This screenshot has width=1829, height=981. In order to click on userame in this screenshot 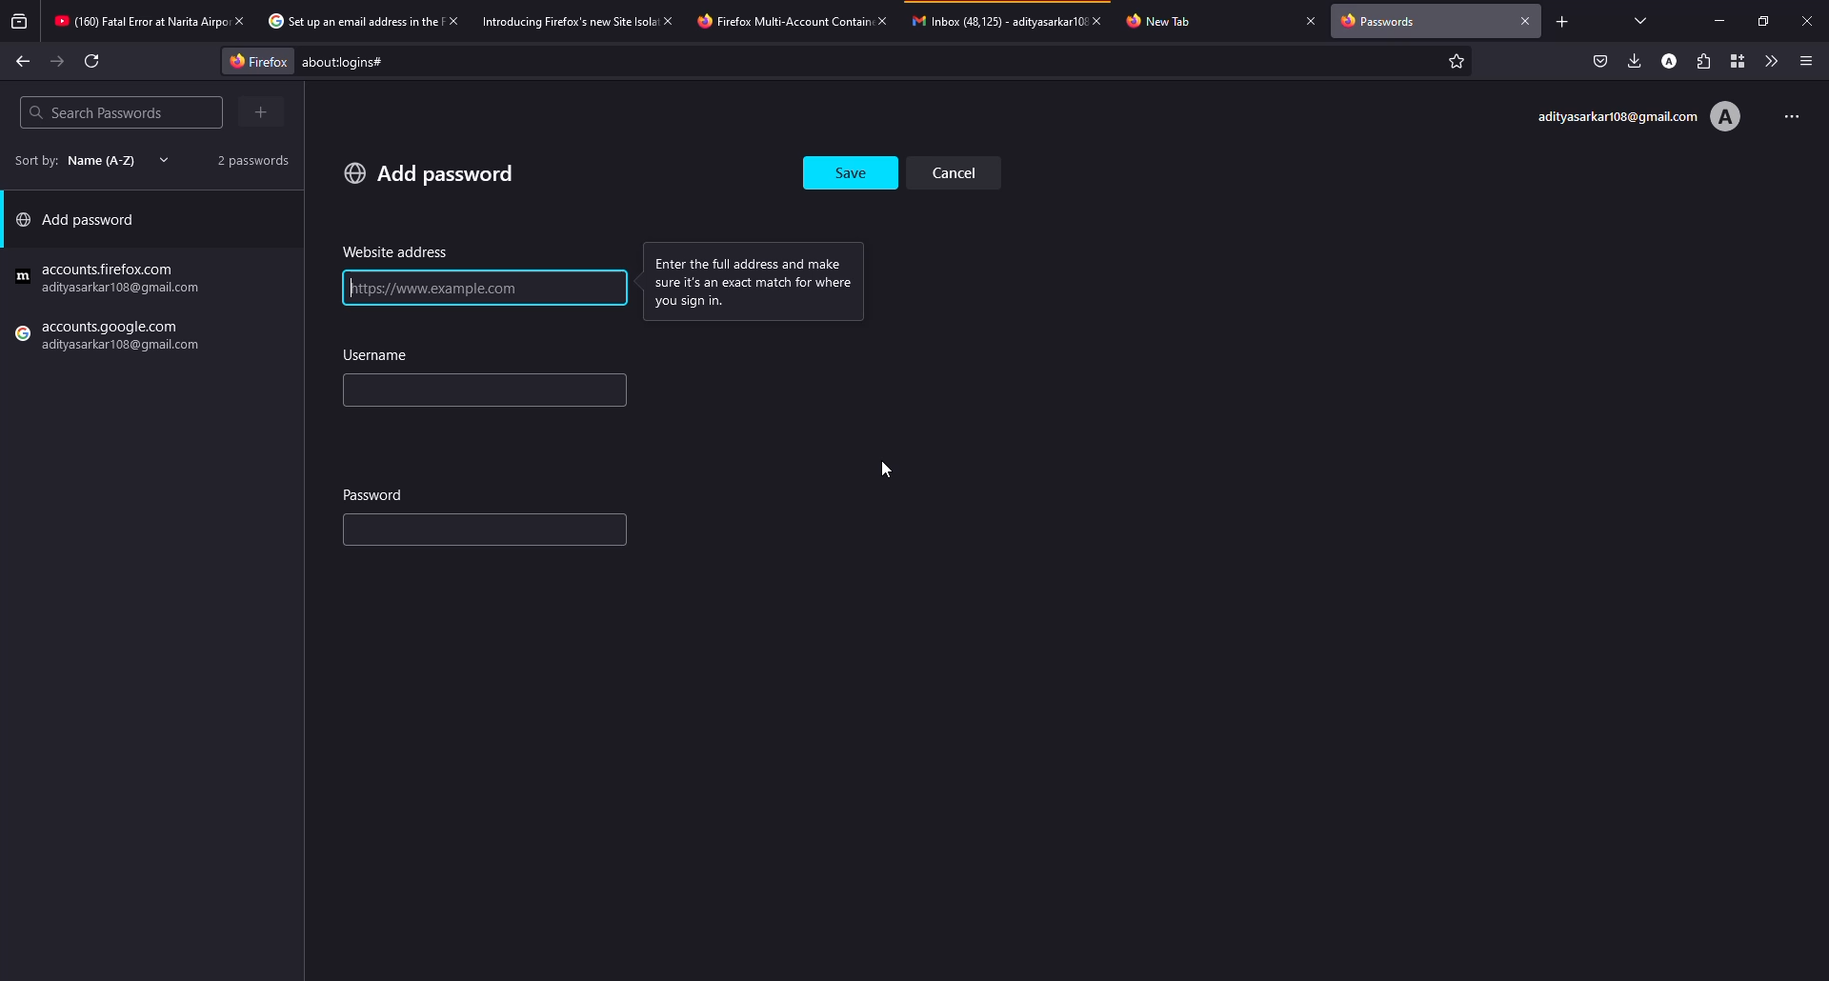, I will do `click(381, 355)`.